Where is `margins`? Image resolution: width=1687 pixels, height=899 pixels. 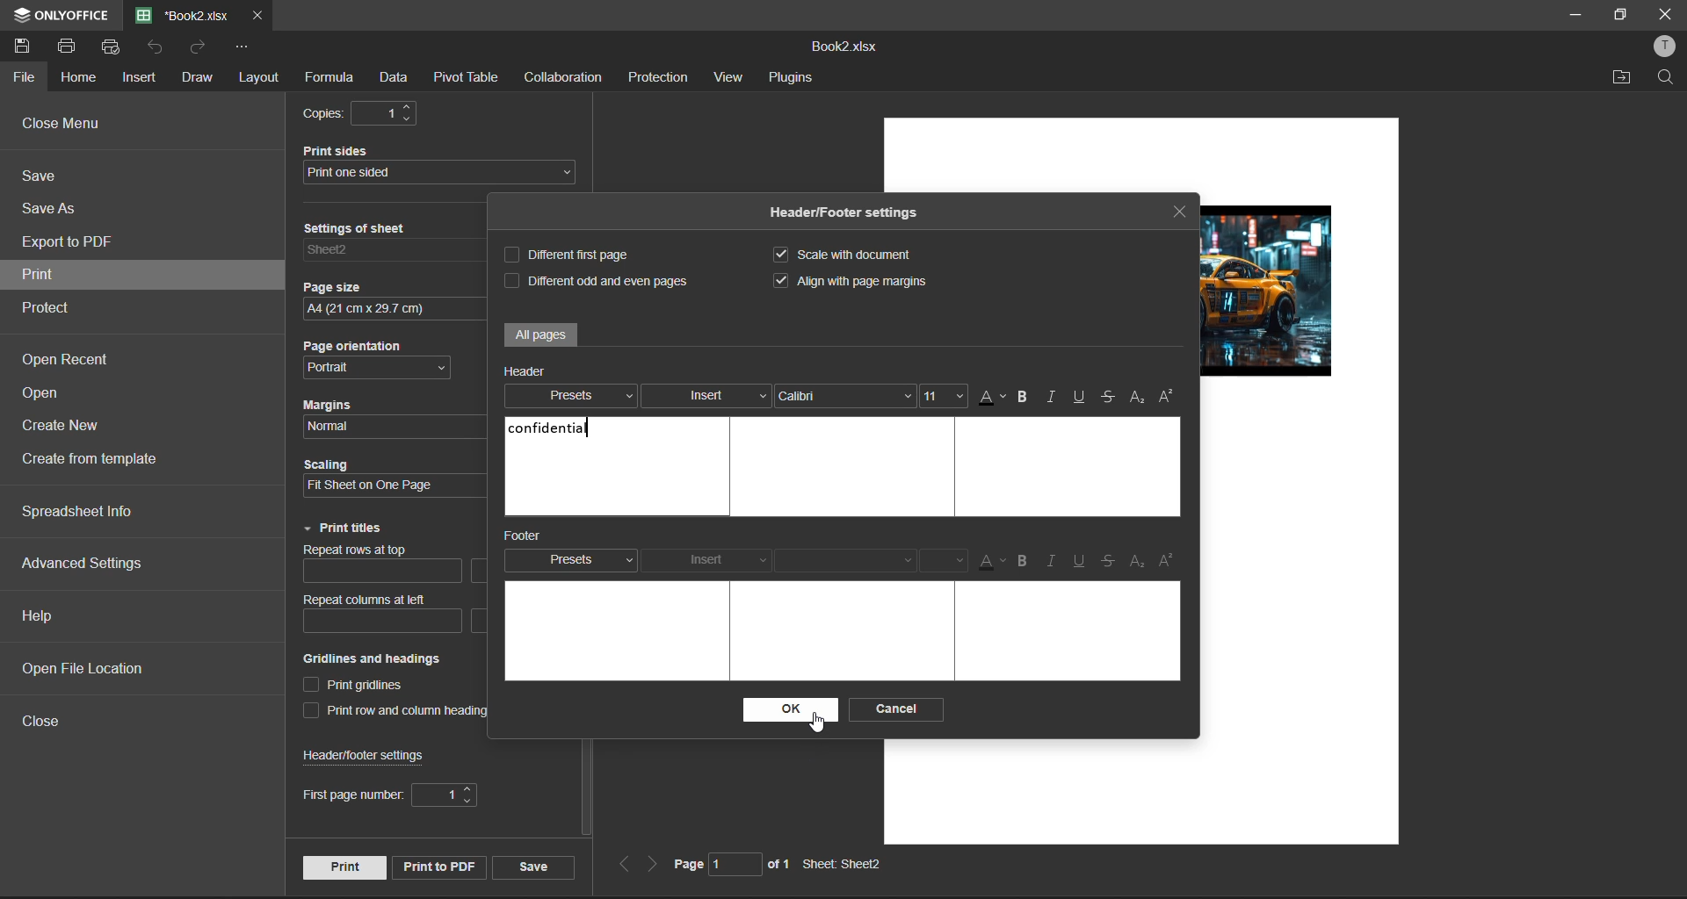 margins is located at coordinates (380, 414).